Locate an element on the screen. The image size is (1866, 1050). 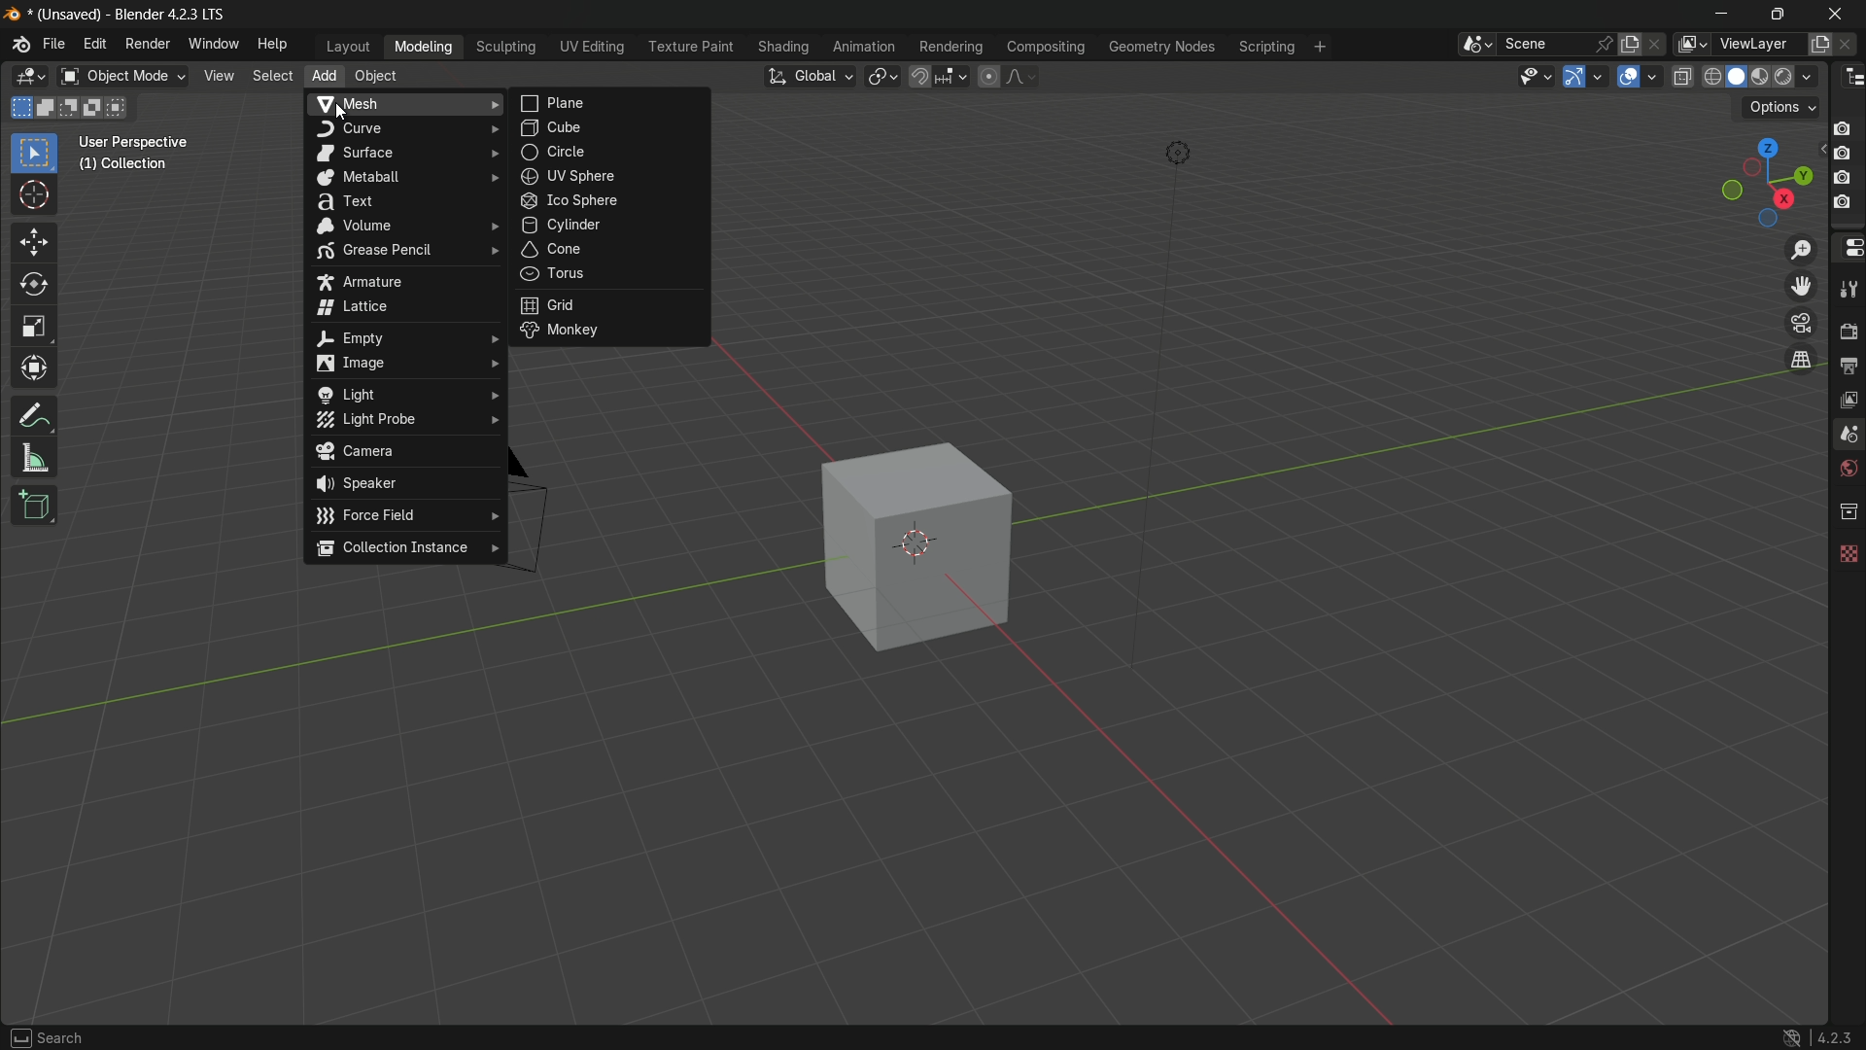
snap is located at coordinates (938, 76).